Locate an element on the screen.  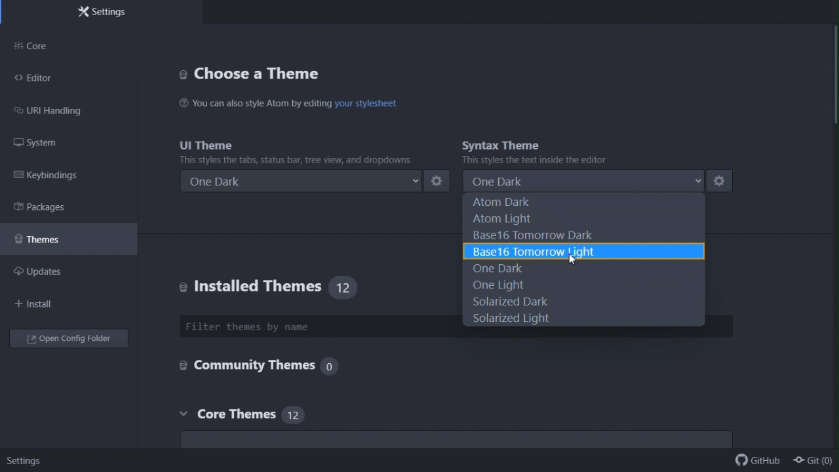
Core is located at coordinates (46, 46).